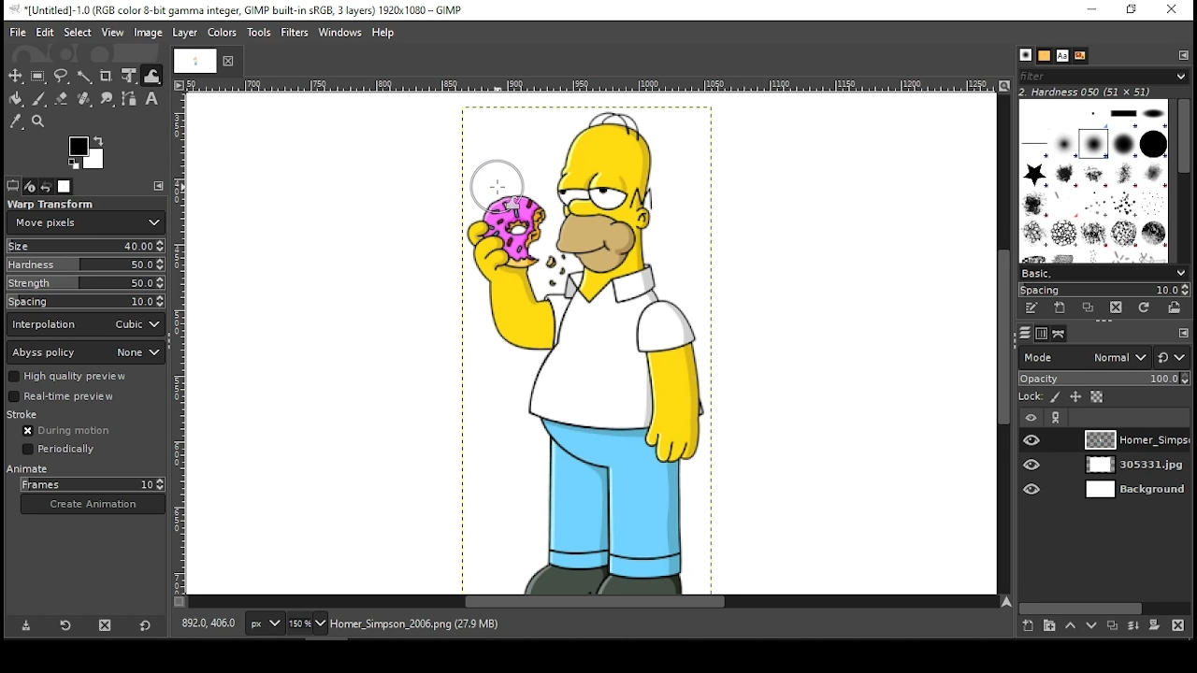  I want to click on periodically, so click(60, 449).